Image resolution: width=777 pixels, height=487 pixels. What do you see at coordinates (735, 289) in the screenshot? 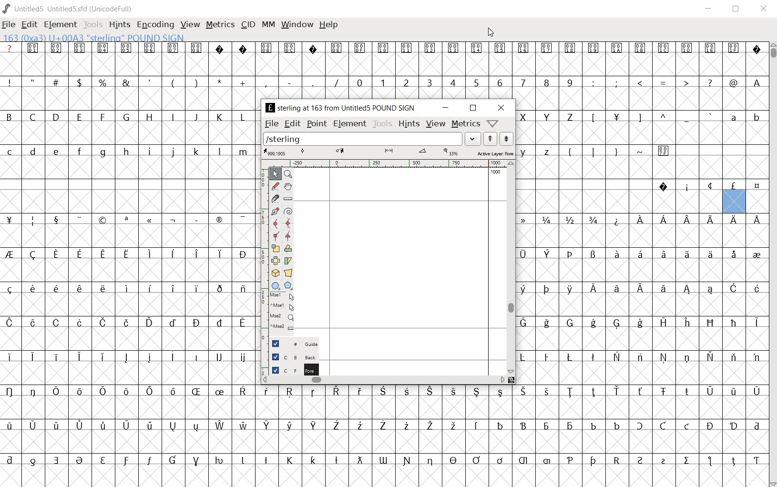
I see `Symbol` at bounding box center [735, 289].